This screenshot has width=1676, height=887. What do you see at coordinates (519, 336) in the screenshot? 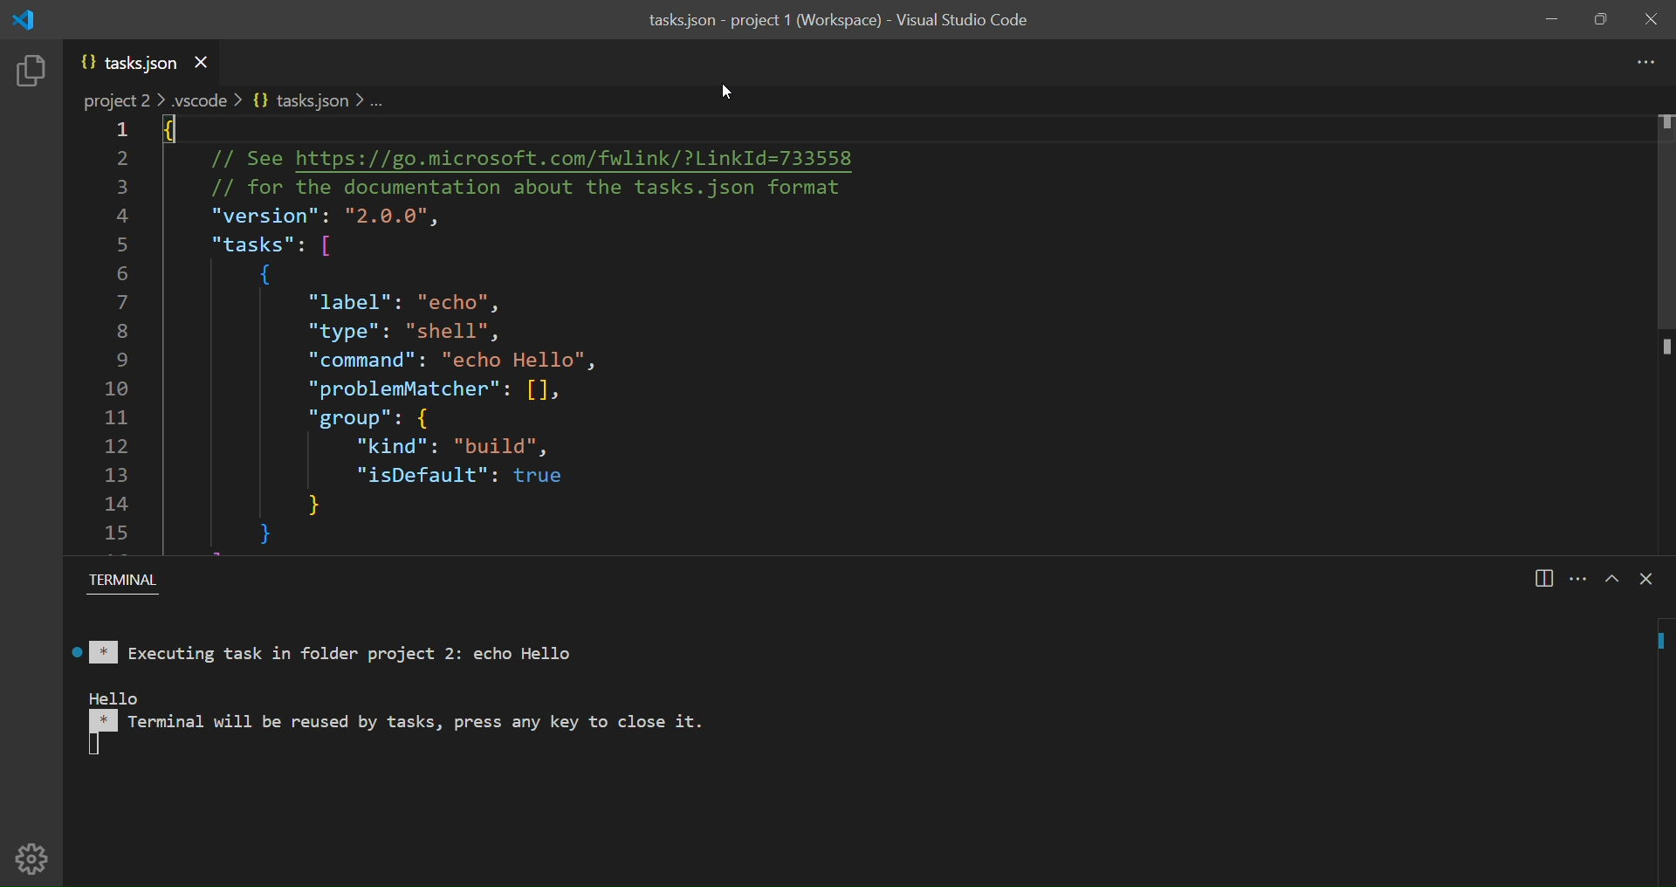
I see `:
// See https://go.microsoft.com/fwlink/?LinkId=733558
// for the documentation about the tasks.json format
"version": "2.0.0",
"tasks": [
{
"label": "echo",
"type": "shell",
"command": "echo Hello",
“problemMatcher": [],
"group": {
"kind": "build",
"isDefault": true
}
}` at bounding box center [519, 336].